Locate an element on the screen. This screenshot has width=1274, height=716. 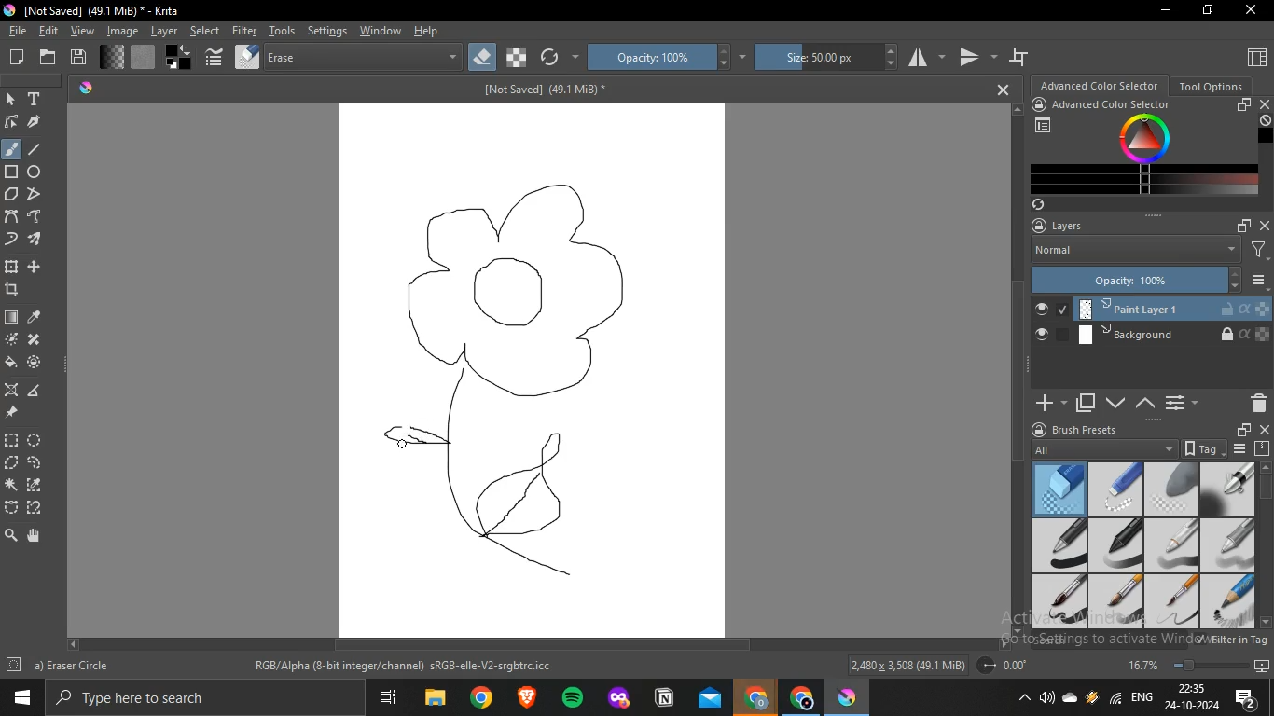
Krita logo is located at coordinates (85, 87).